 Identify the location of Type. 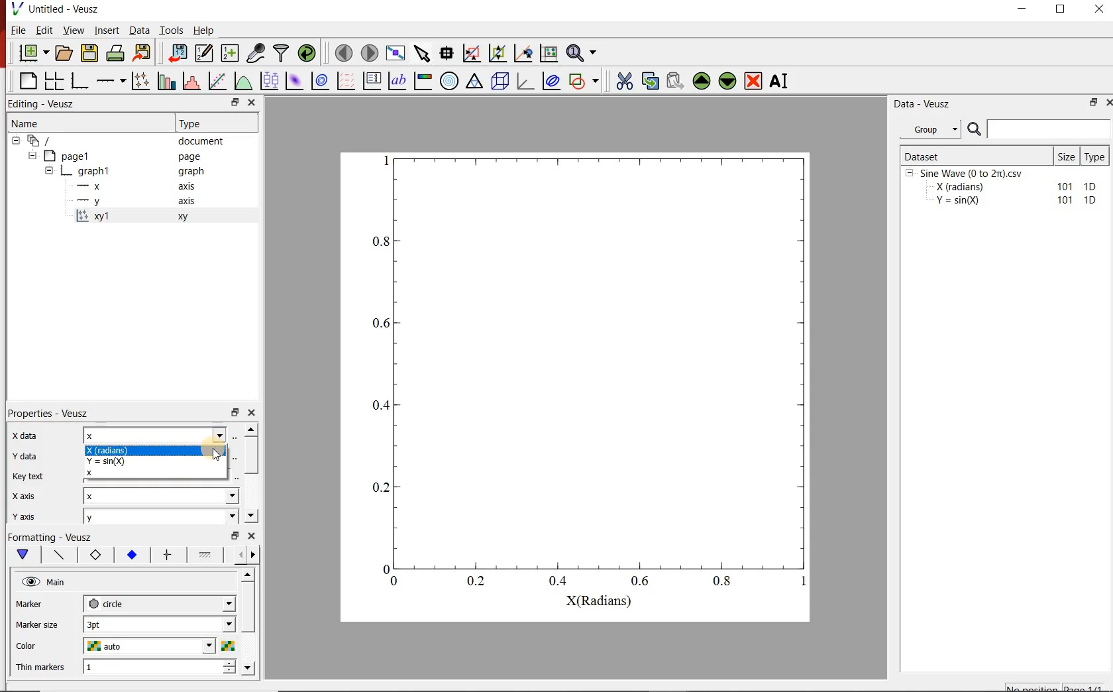
(193, 122).